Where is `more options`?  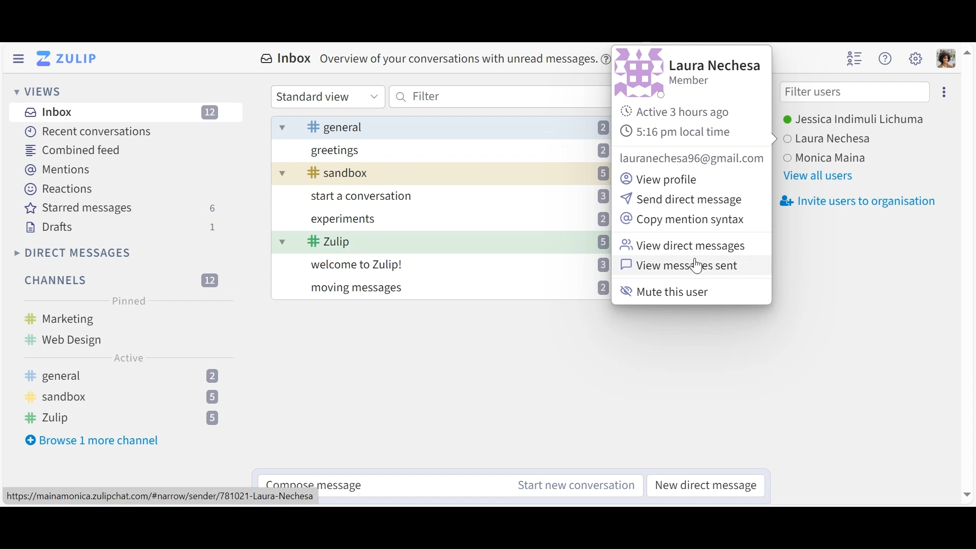
more options is located at coordinates (944, 92).